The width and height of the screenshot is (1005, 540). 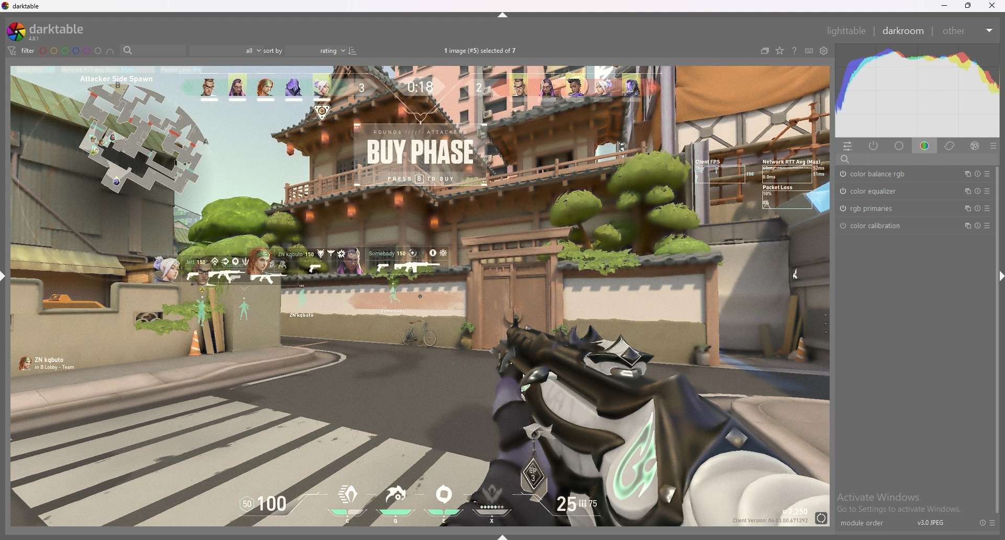 What do you see at coordinates (926, 145) in the screenshot?
I see `color` at bounding box center [926, 145].